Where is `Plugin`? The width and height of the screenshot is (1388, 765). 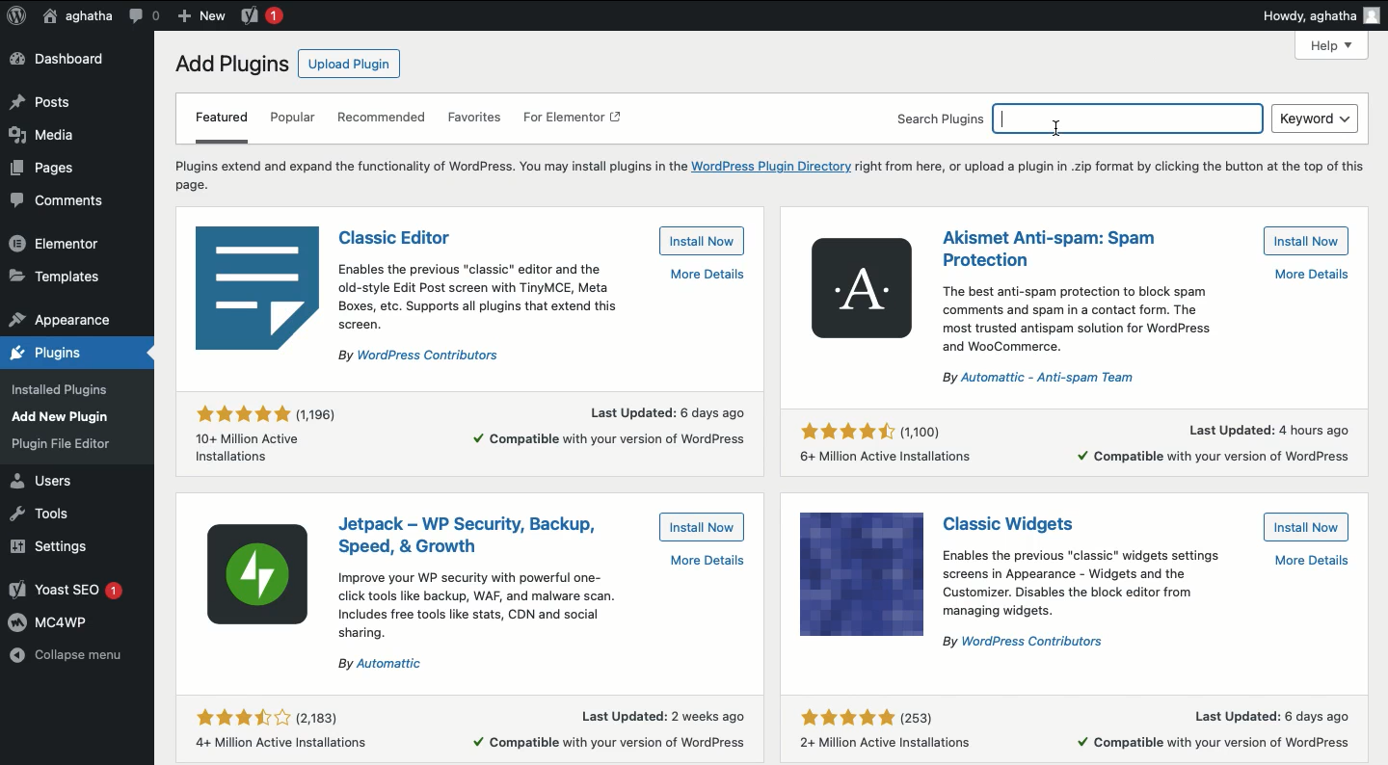
Plugin is located at coordinates (397, 235).